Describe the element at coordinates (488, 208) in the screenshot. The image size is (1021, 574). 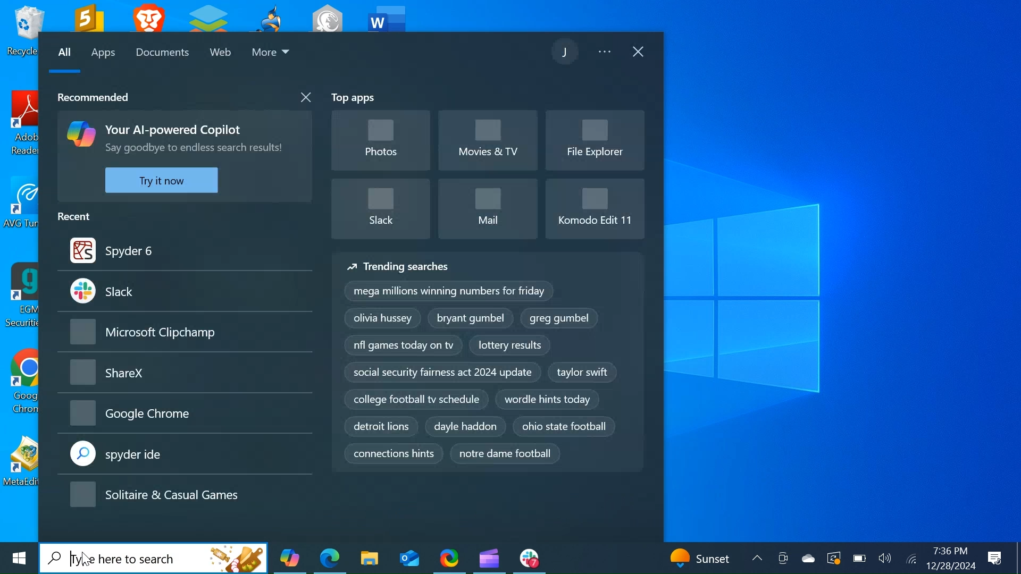
I see `Mail` at that location.